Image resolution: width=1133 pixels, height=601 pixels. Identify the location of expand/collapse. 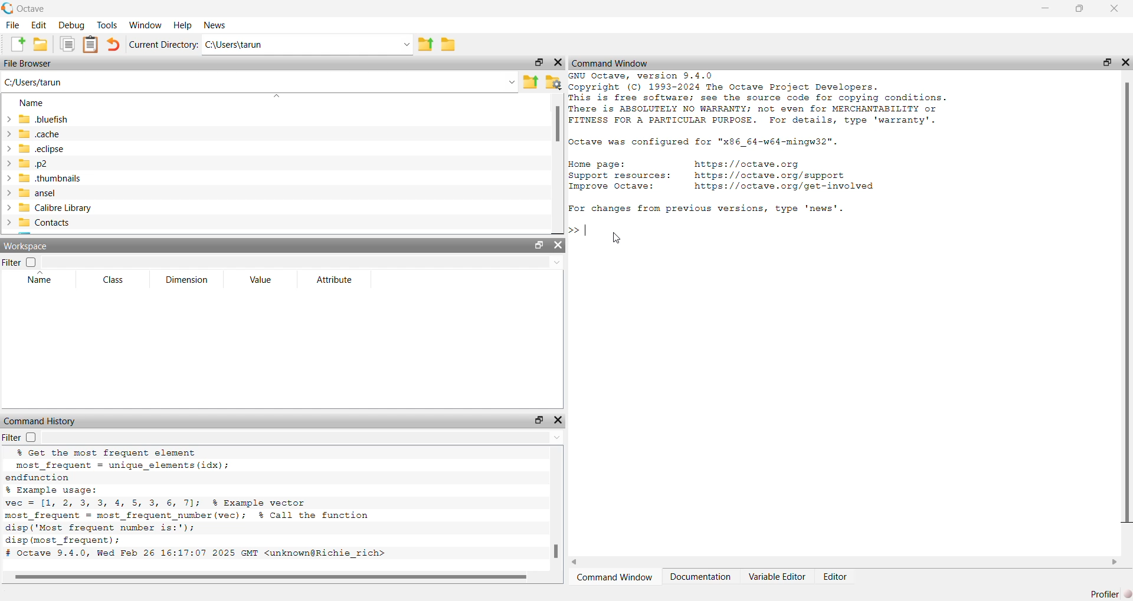
(8, 119).